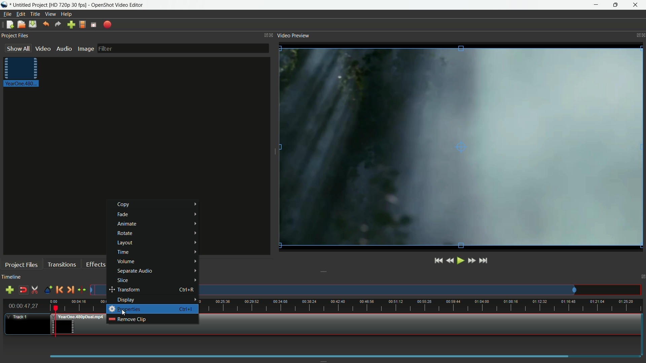 This screenshot has height=363, width=646. I want to click on rotate, so click(155, 233).